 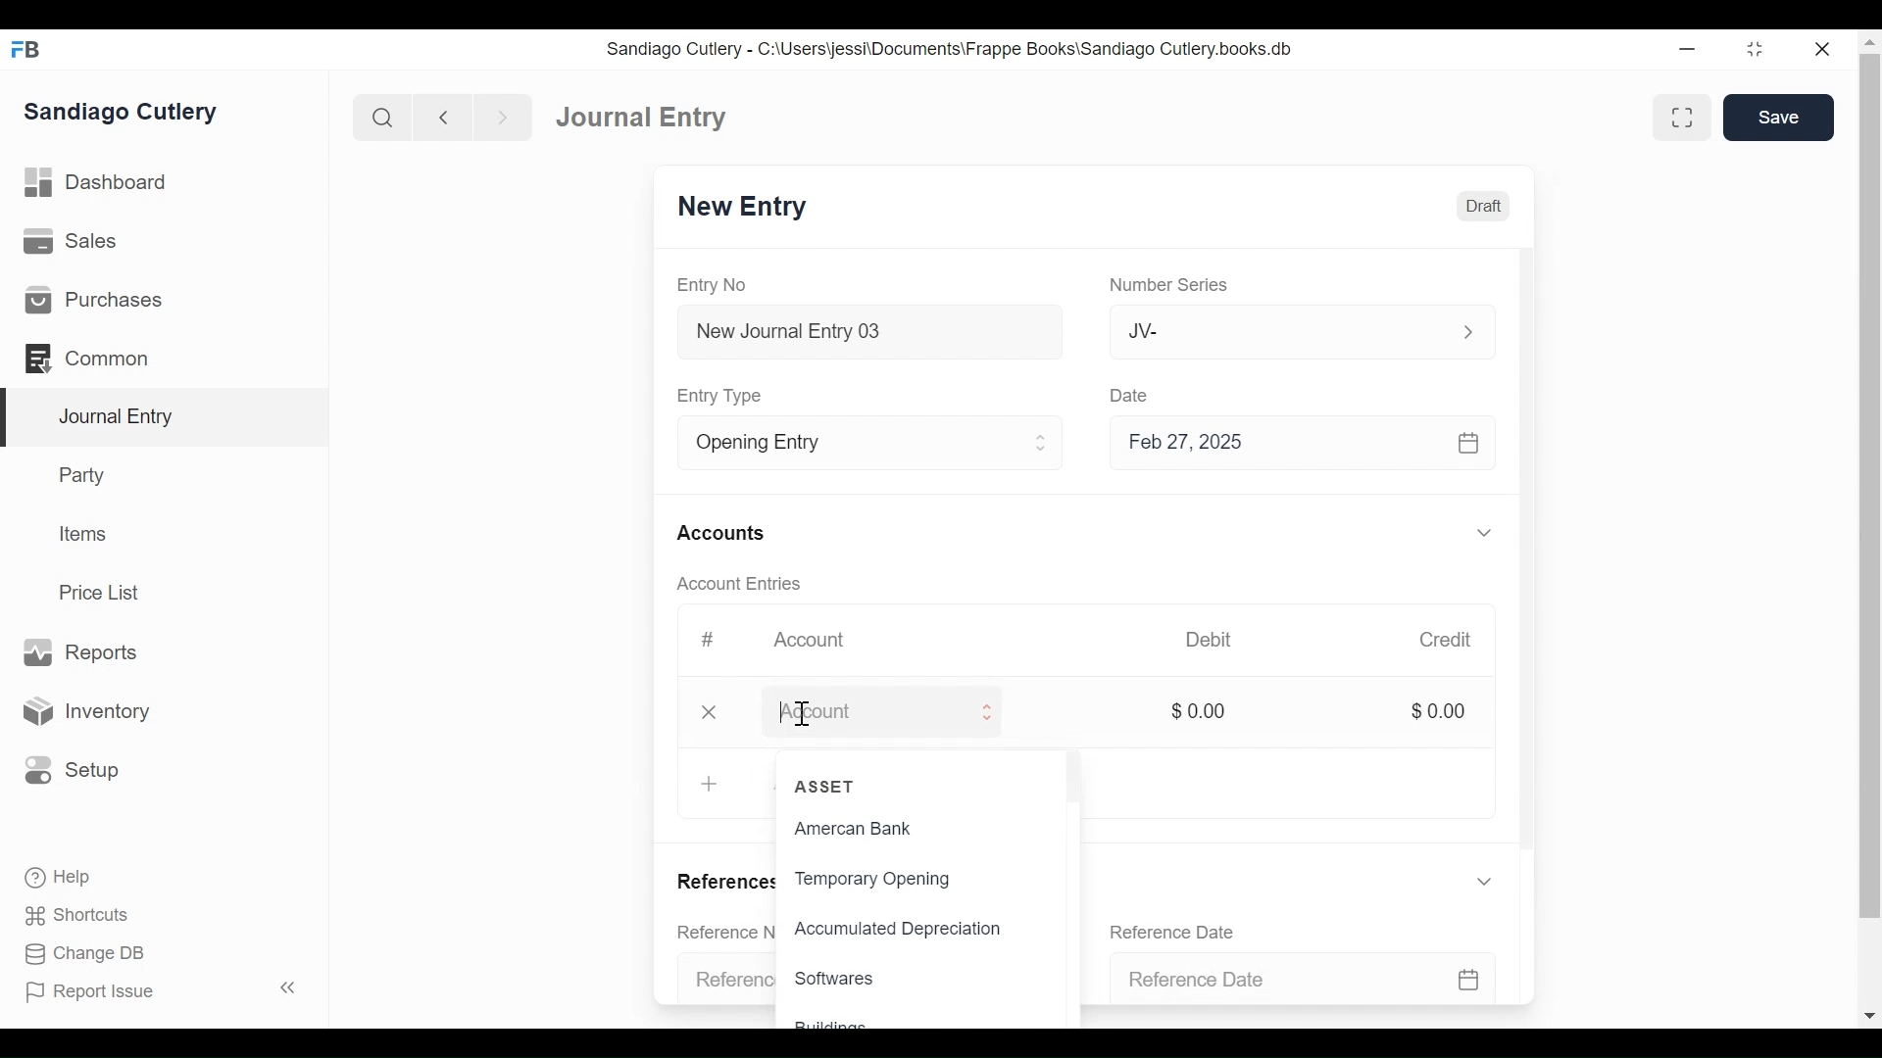 What do you see at coordinates (1312, 444) in the screenshot?
I see `Feb 27, 2025` at bounding box center [1312, 444].